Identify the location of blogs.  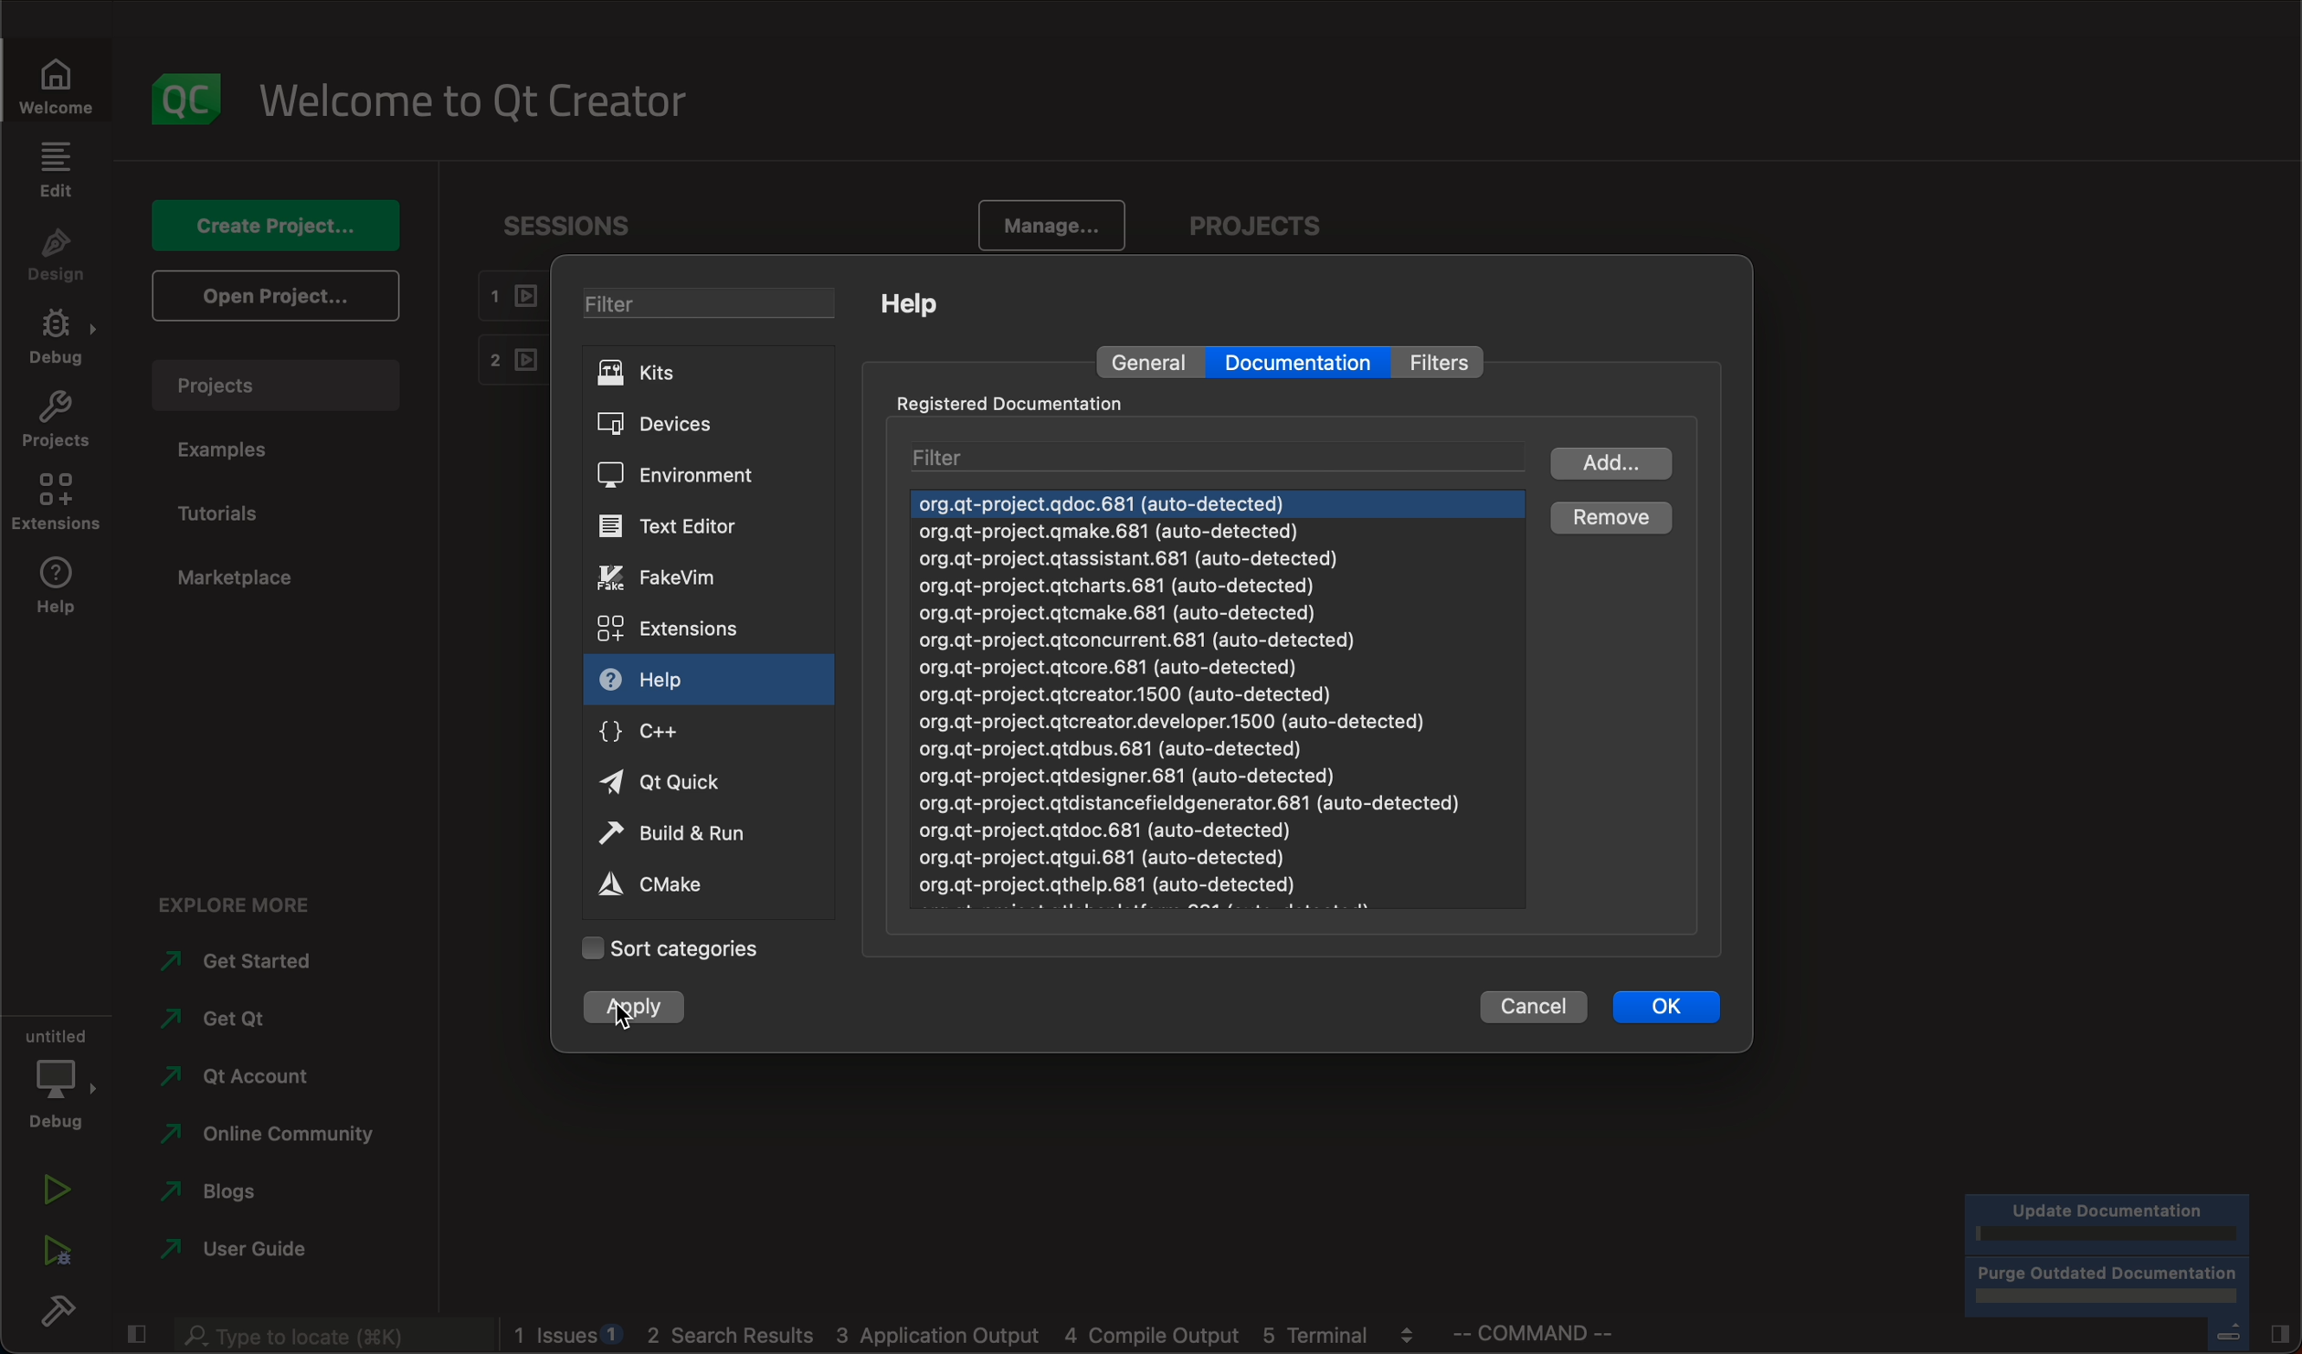
(237, 1196).